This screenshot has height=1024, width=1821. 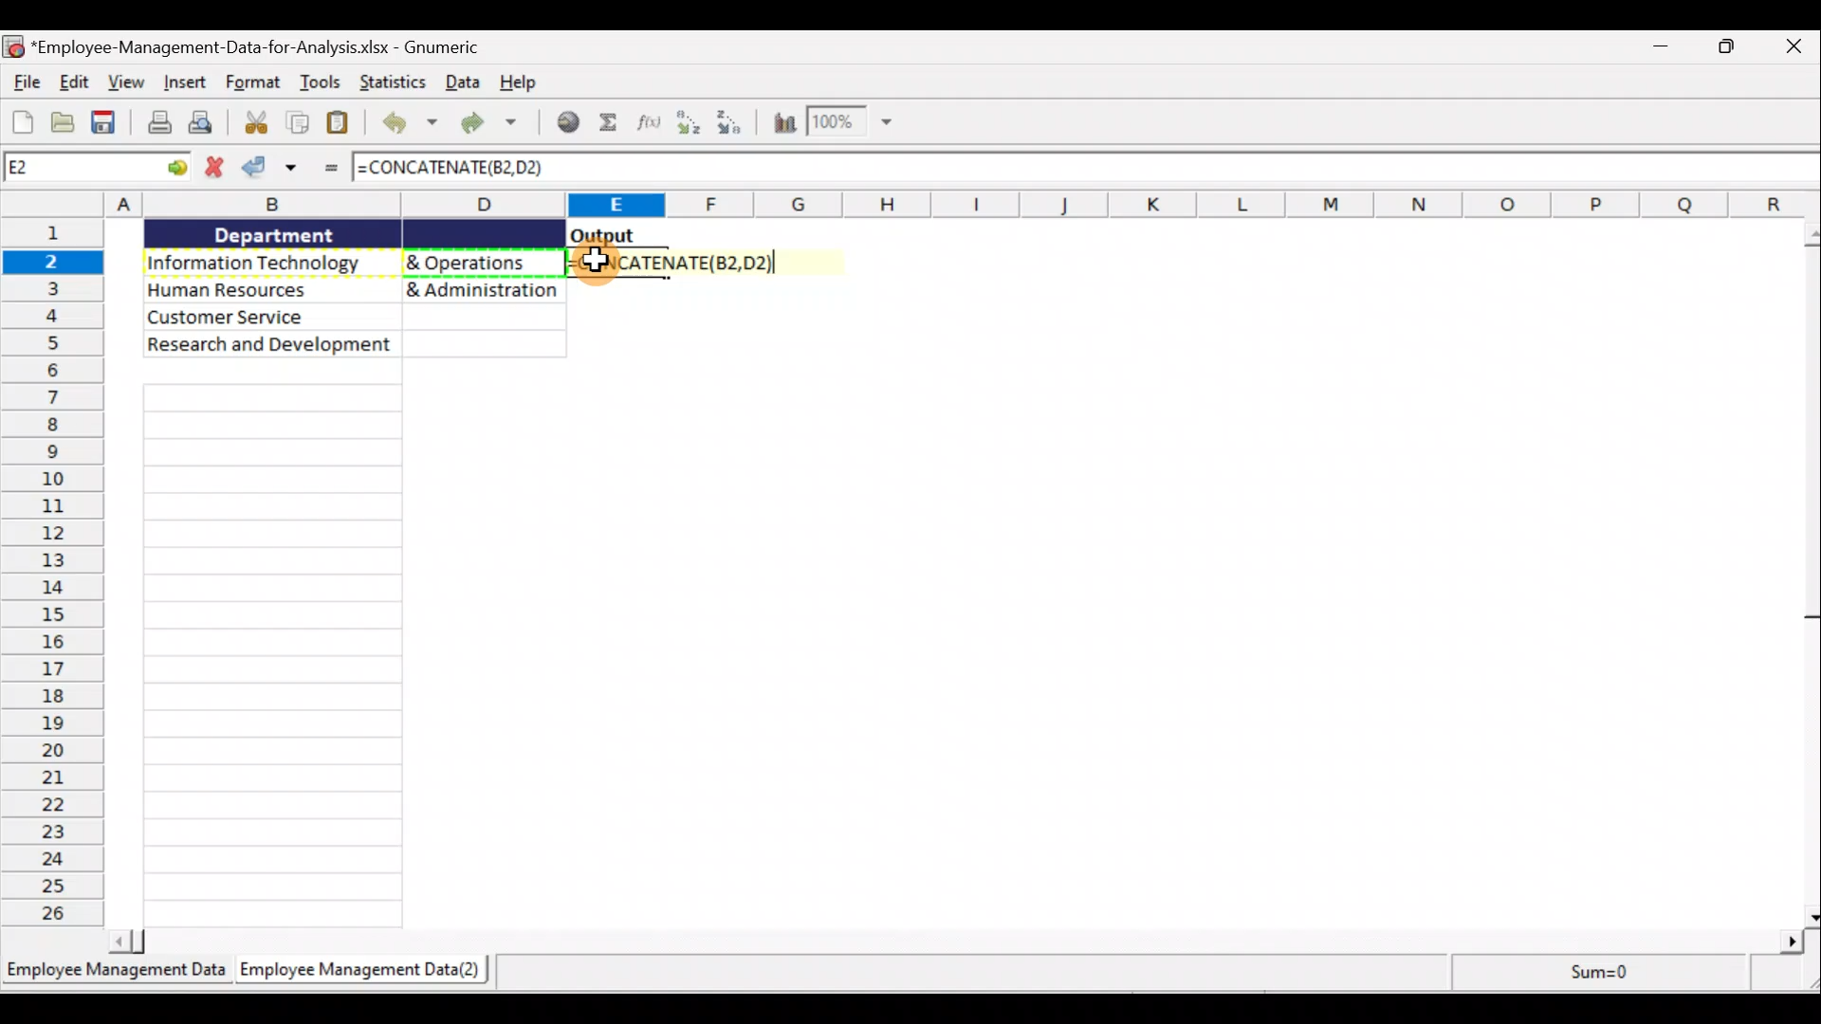 I want to click on scroll bar, so click(x=1806, y=571).